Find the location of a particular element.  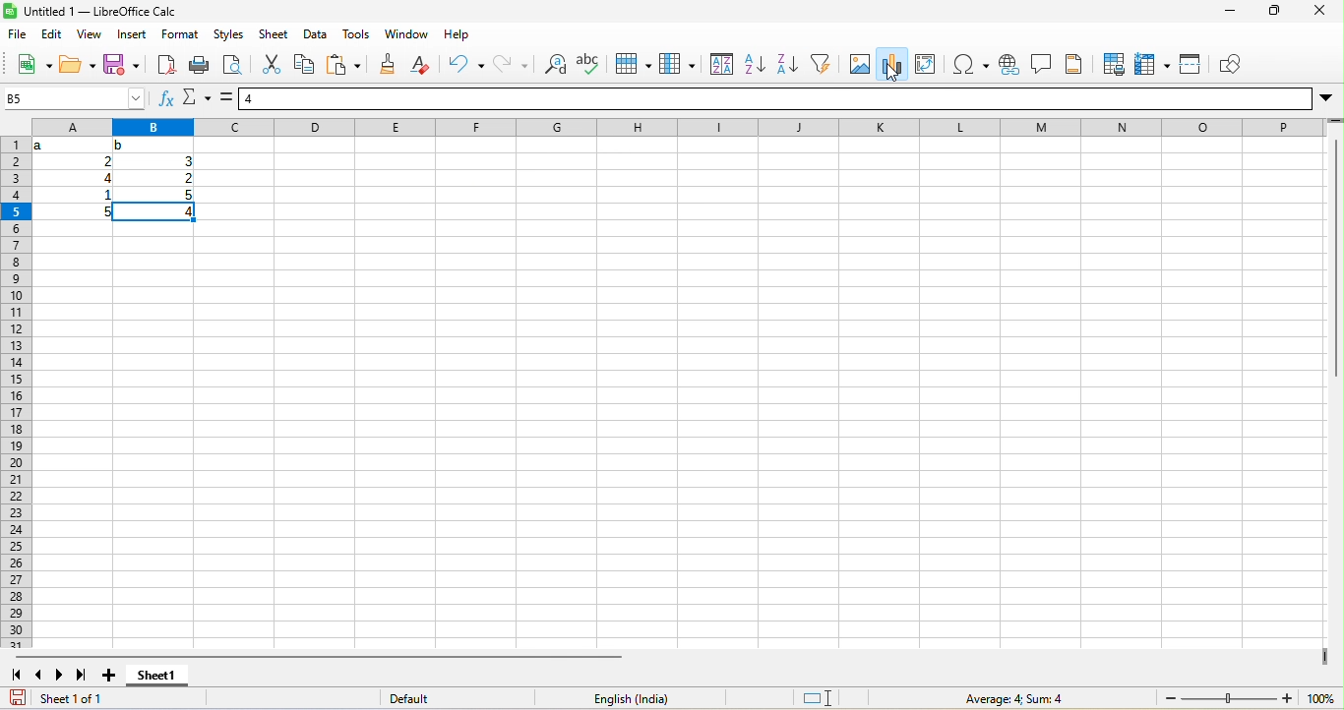

window is located at coordinates (407, 34).